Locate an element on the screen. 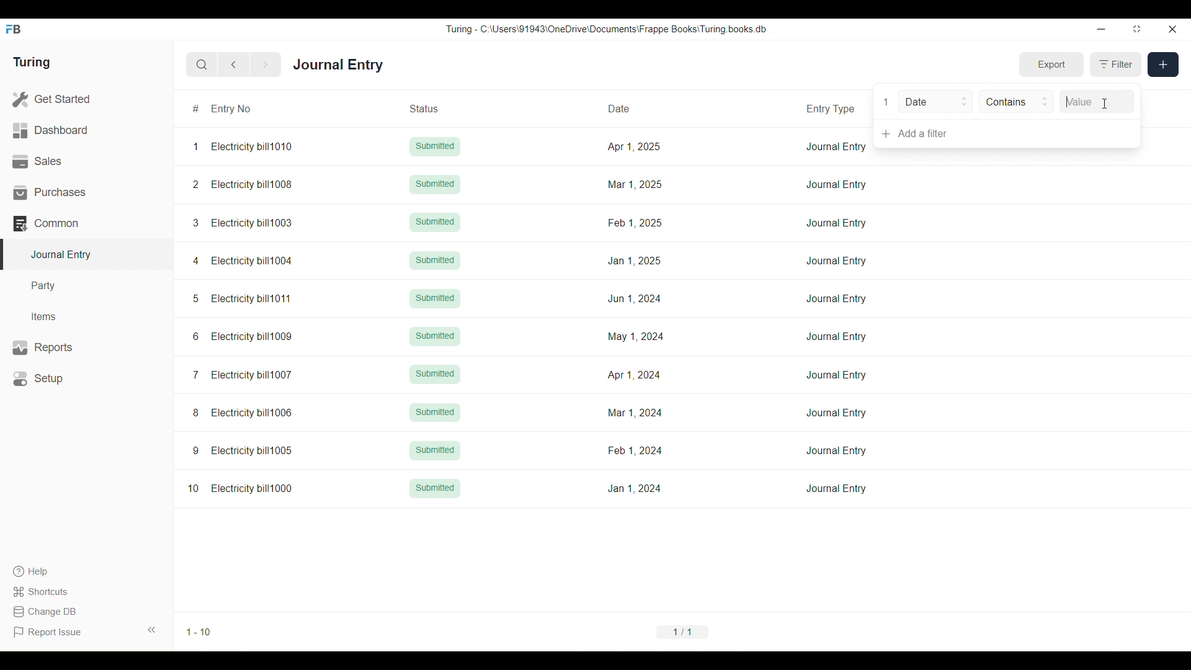 The image size is (1191, 670). Report Issue is located at coordinates (48, 632).